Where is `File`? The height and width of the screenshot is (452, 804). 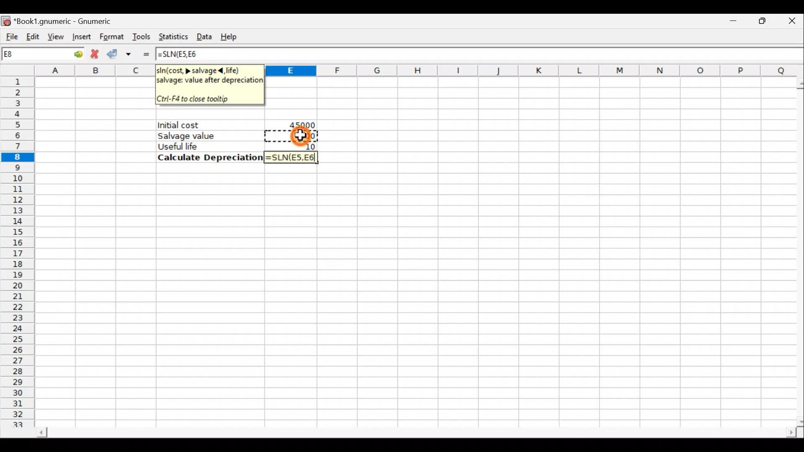 File is located at coordinates (10, 33).